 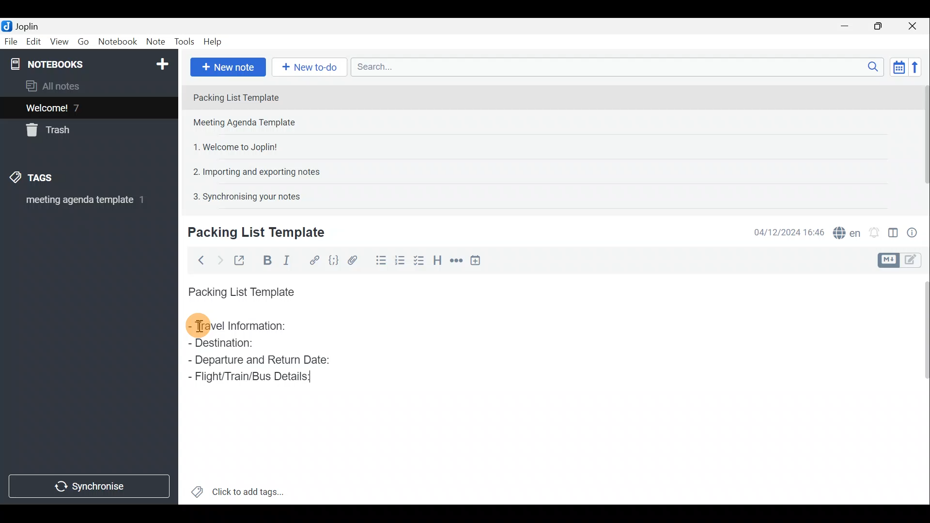 What do you see at coordinates (379, 262) in the screenshot?
I see `Bulleted list` at bounding box center [379, 262].